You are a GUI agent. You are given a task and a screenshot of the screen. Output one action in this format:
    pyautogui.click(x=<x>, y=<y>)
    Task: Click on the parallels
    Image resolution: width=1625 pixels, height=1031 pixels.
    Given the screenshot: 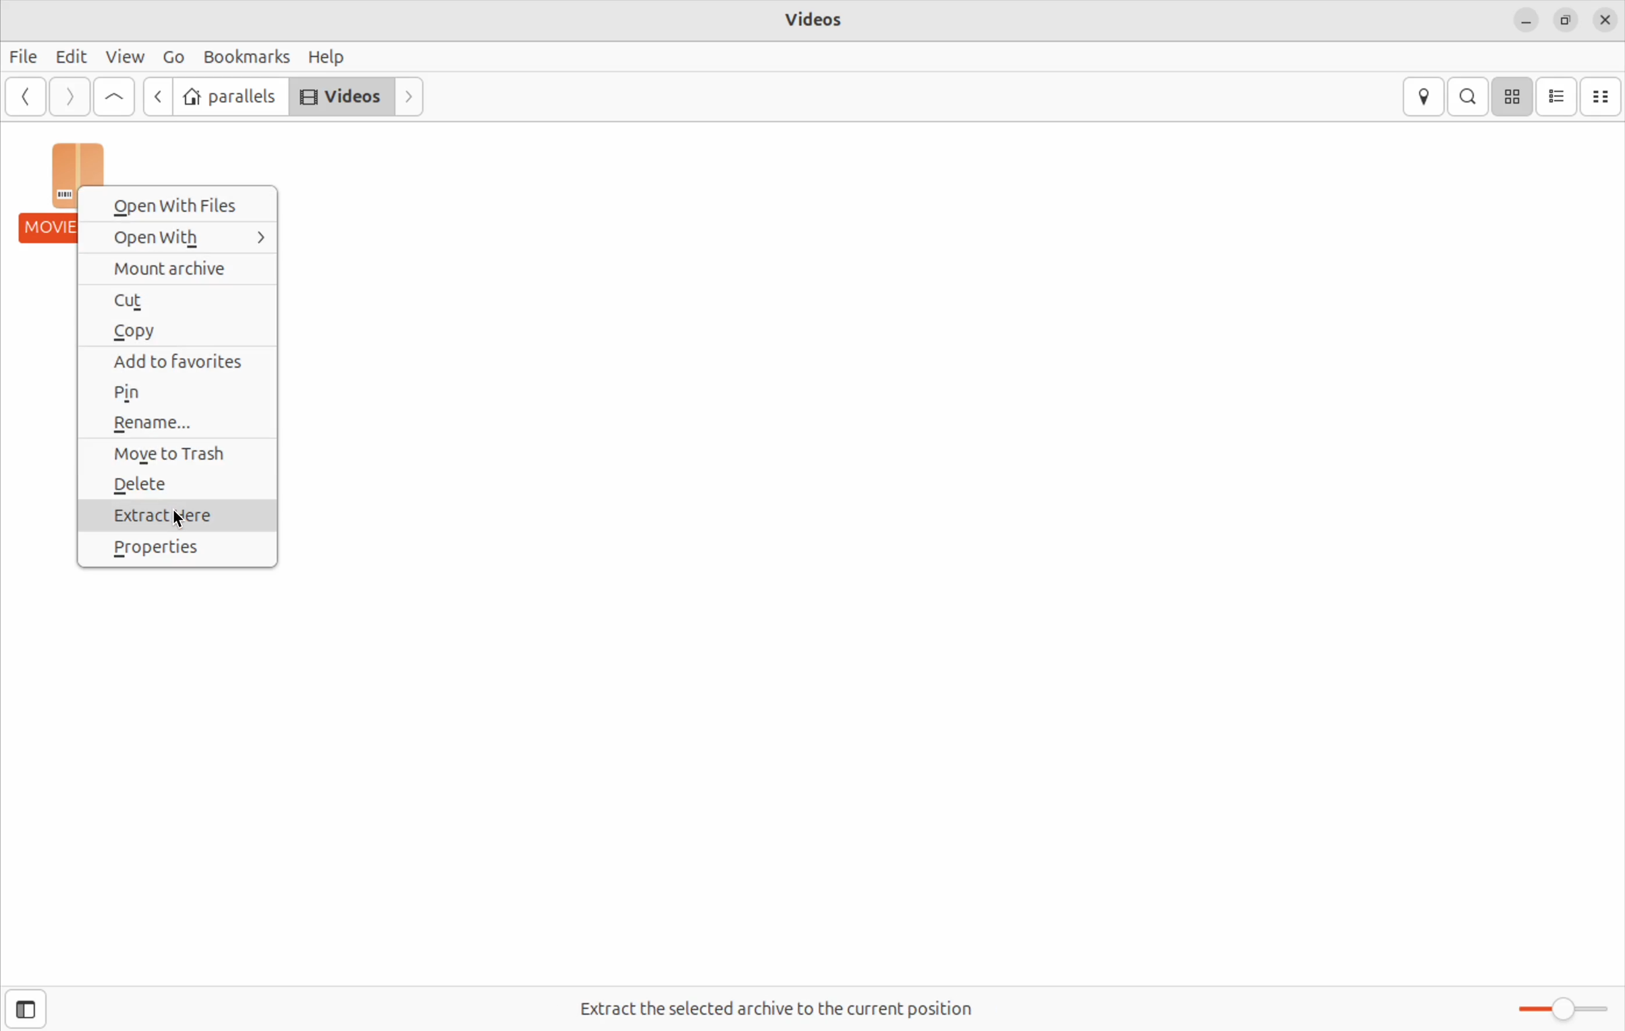 What is the action you would take?
    pyautogui.click(x=230, y=98)
    